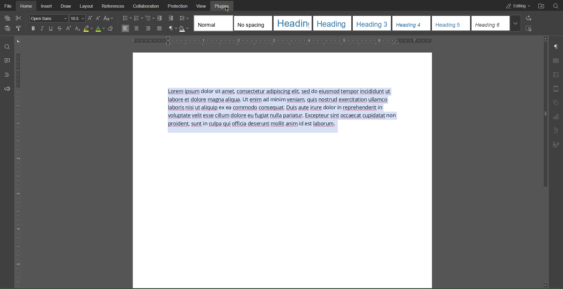 Image resolution: width=563 pixels, height=289 pixels. What do you see at coordinates (33, 30) in the screenshot?
I see `Bold` at bounding box center [33, 30].